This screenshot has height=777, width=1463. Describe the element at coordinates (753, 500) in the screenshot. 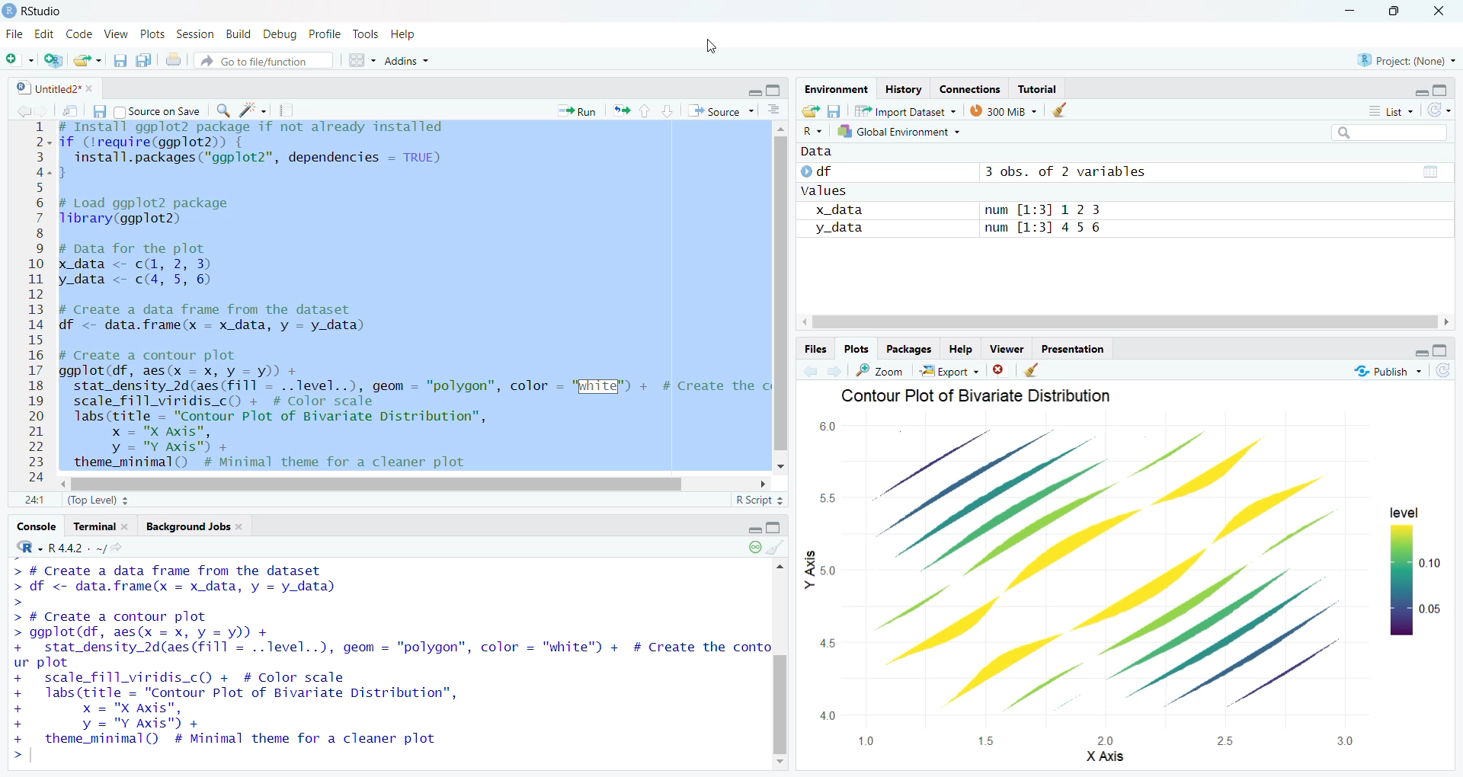

I see `R Script ` at that location.